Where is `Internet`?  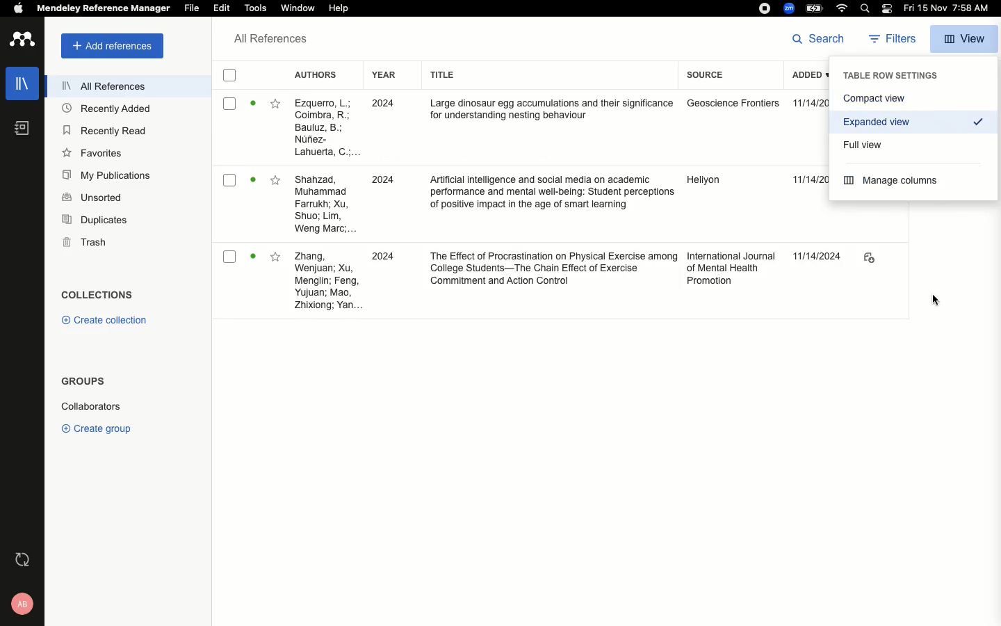 Internet is located at coordinates (842, 9).